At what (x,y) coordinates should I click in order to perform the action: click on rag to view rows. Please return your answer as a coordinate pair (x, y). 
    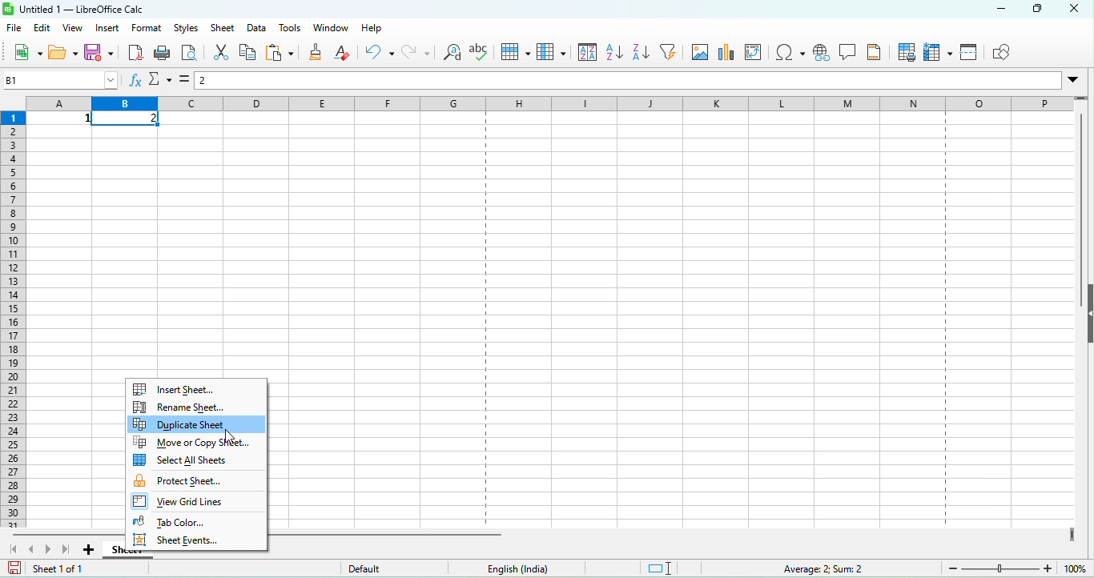
    Looking at the image, I should click on (1081, 102).